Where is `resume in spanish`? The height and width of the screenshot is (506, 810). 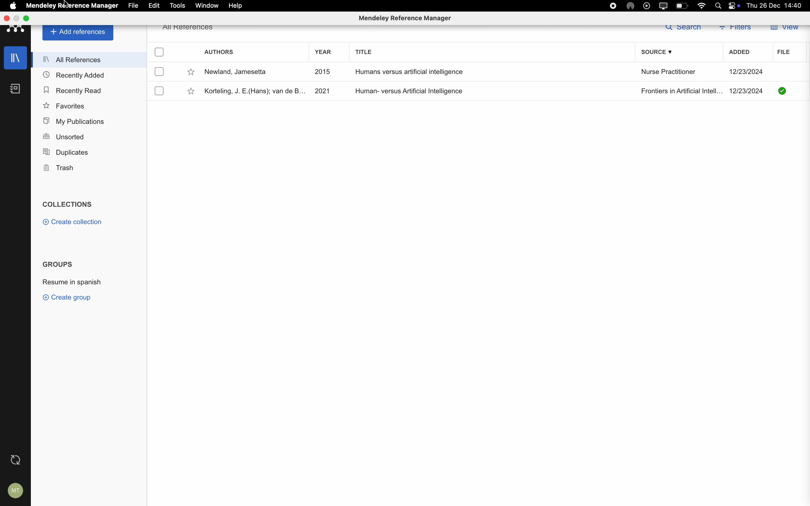
resume in spanish is located at coordinates (71, 280).